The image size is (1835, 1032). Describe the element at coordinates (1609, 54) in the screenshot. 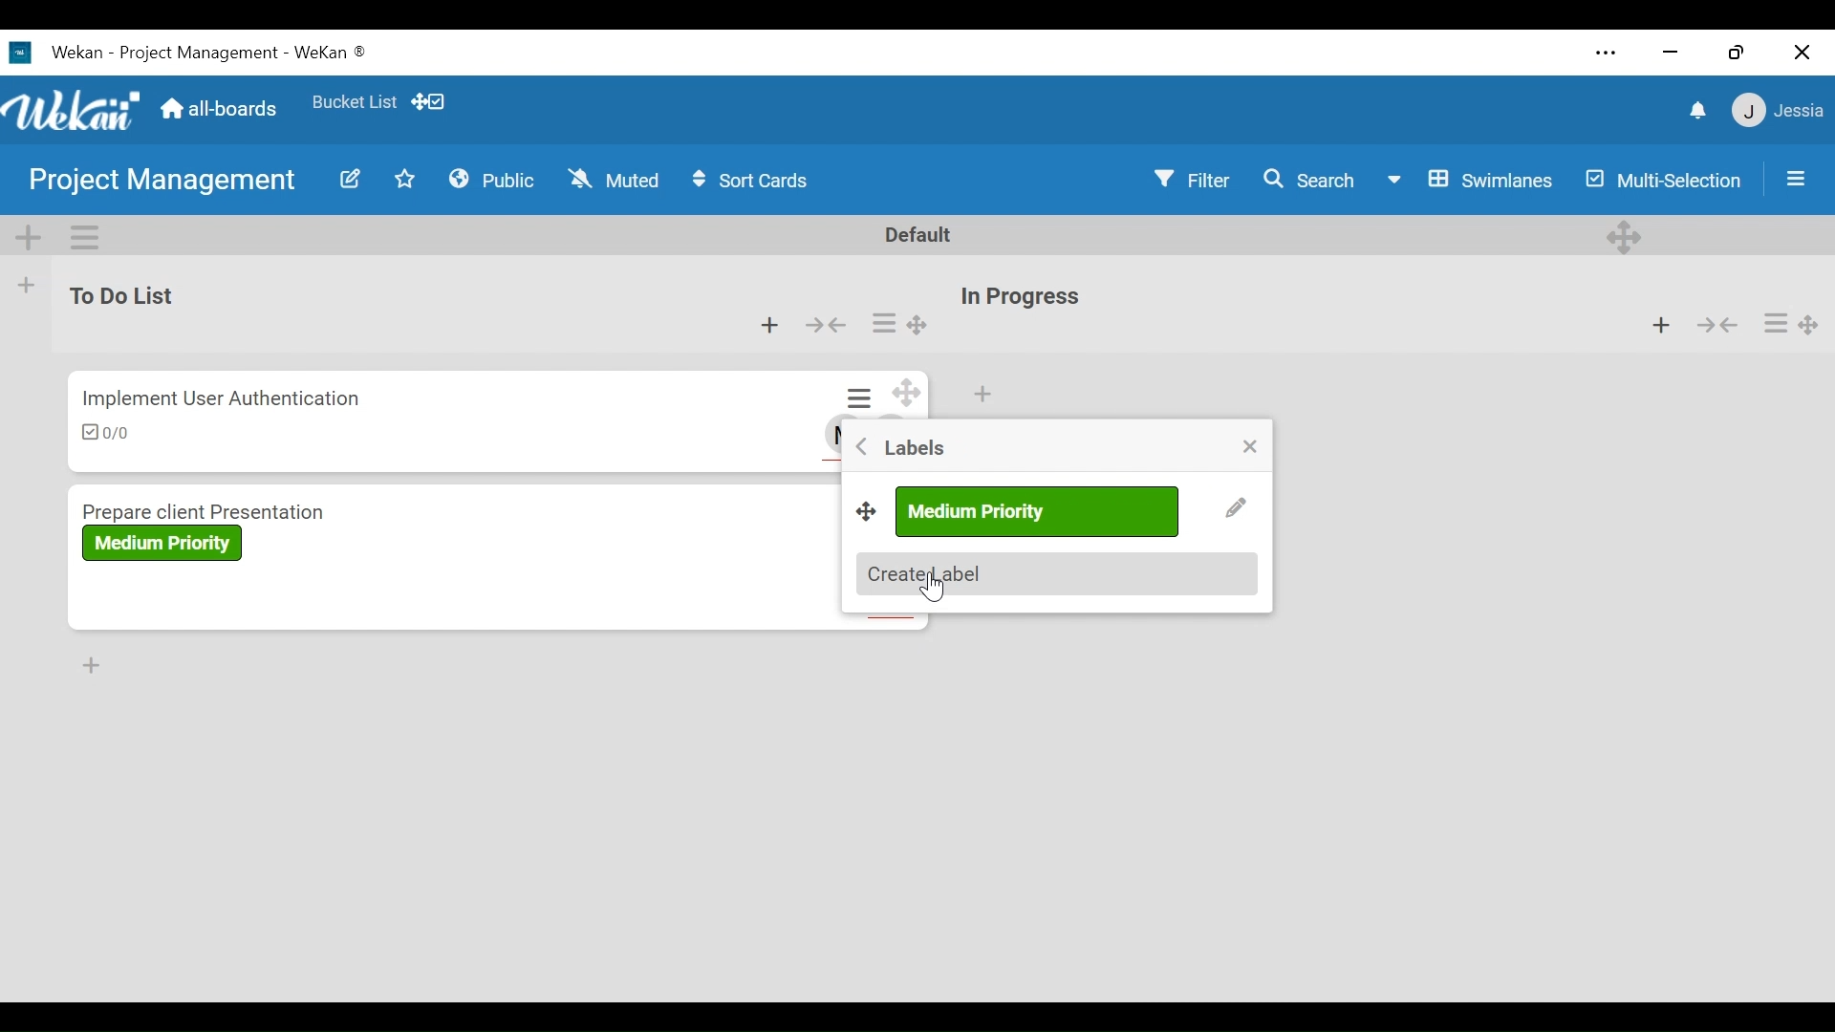

I see `settings and more` at that location.